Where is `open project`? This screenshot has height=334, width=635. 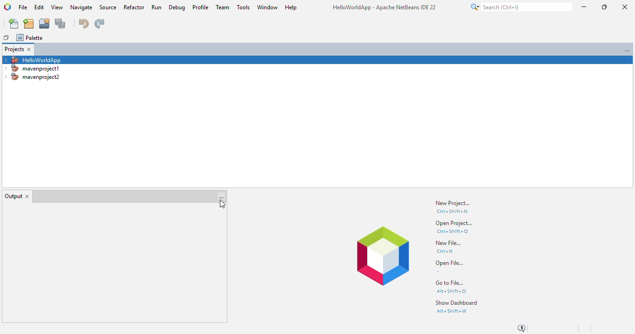
open project is located at coordinates (454, 223).